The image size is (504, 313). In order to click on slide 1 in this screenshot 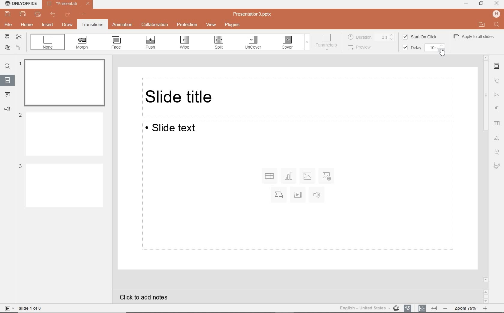, I will do `click(63, 81)`.